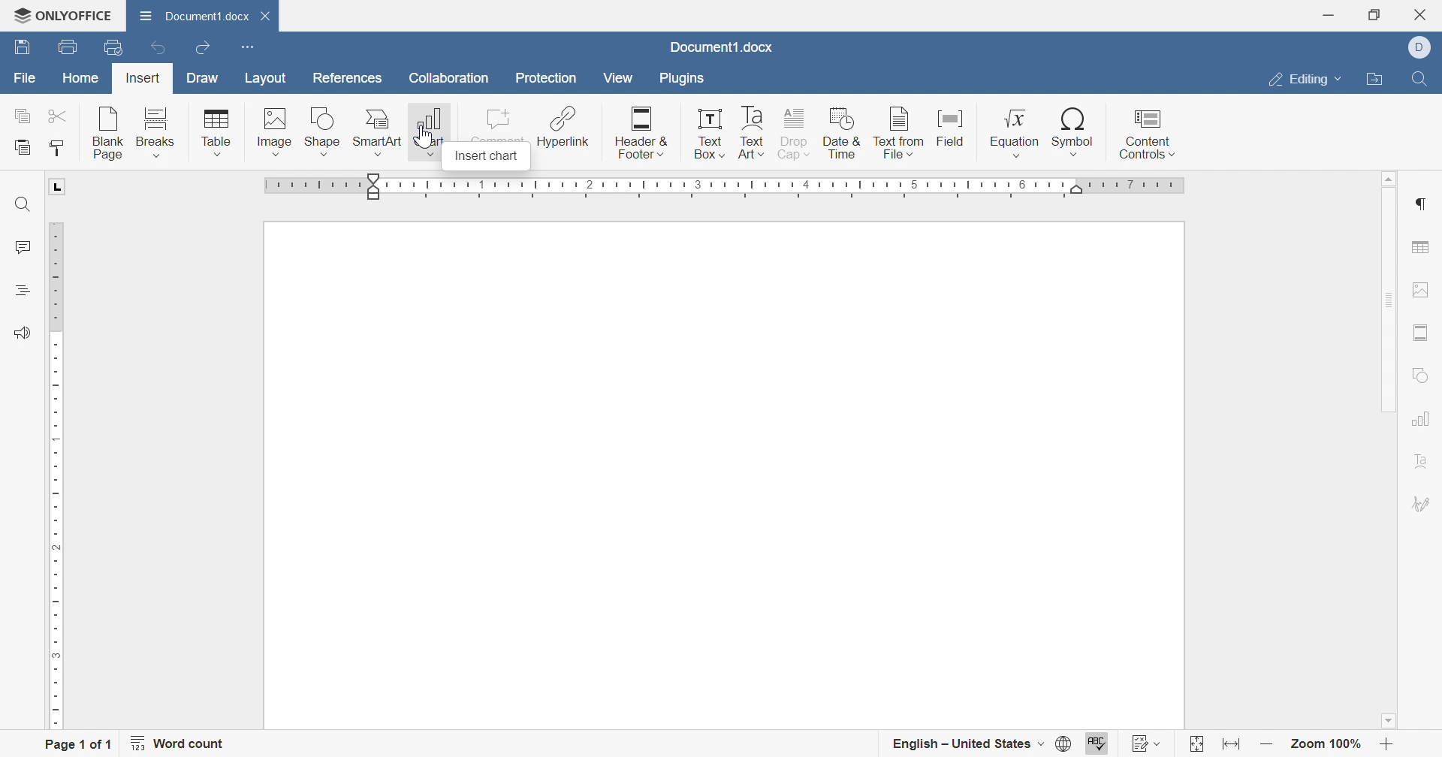 This screenshot has height=757, width=1442. What do you see at coordinates (427, 128) in the screenshot?
I see `Insert chart` at bounding box center [427, 128].